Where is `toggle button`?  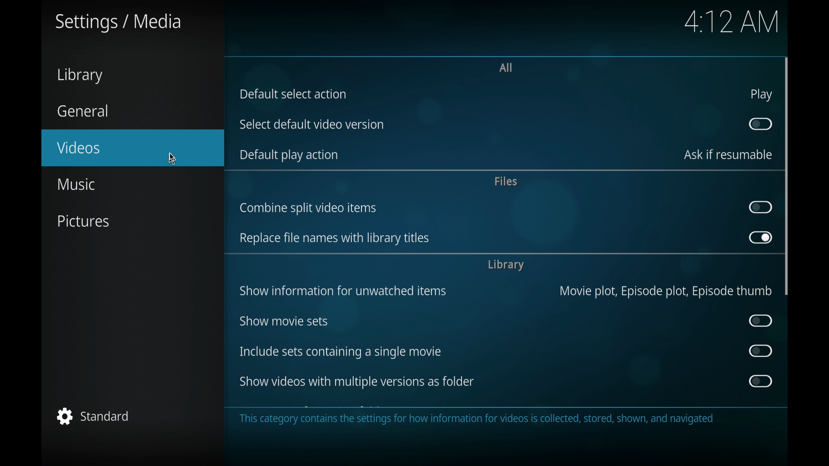 toggle button is located at coordinates (762, 381).